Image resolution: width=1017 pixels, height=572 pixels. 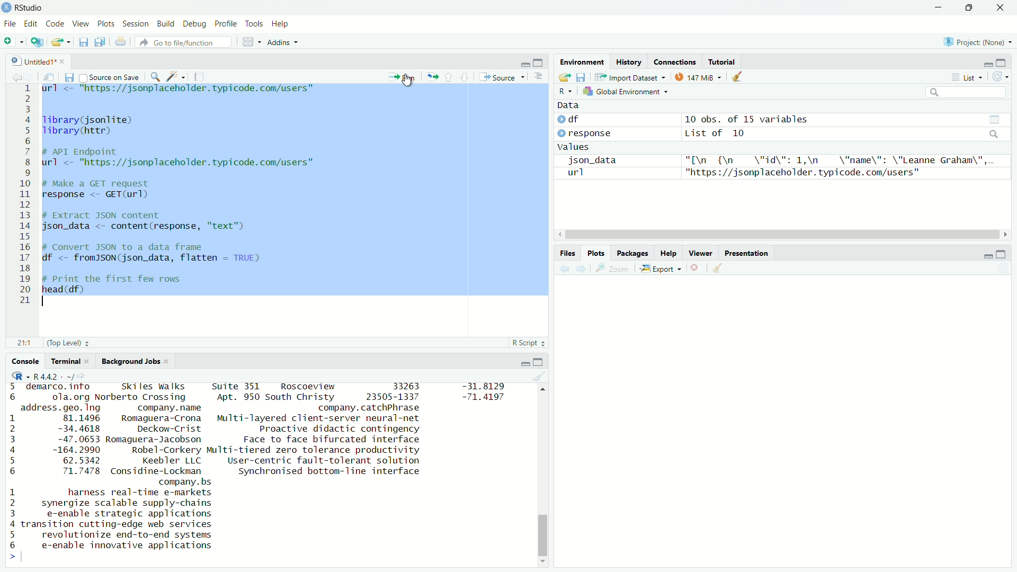 I want to click on RStudio, so click(x=23, y=8).